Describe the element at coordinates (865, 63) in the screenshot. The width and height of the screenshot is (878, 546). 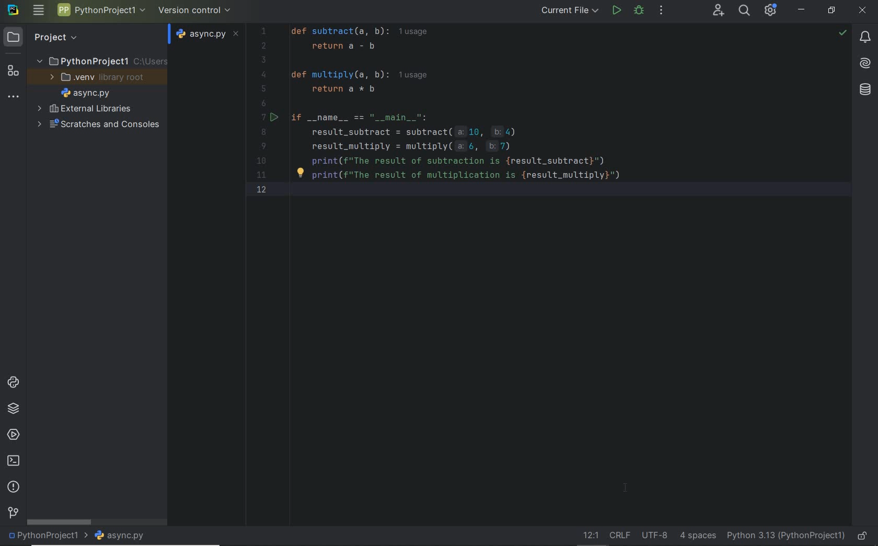
I see `AI Assistant` at that location.